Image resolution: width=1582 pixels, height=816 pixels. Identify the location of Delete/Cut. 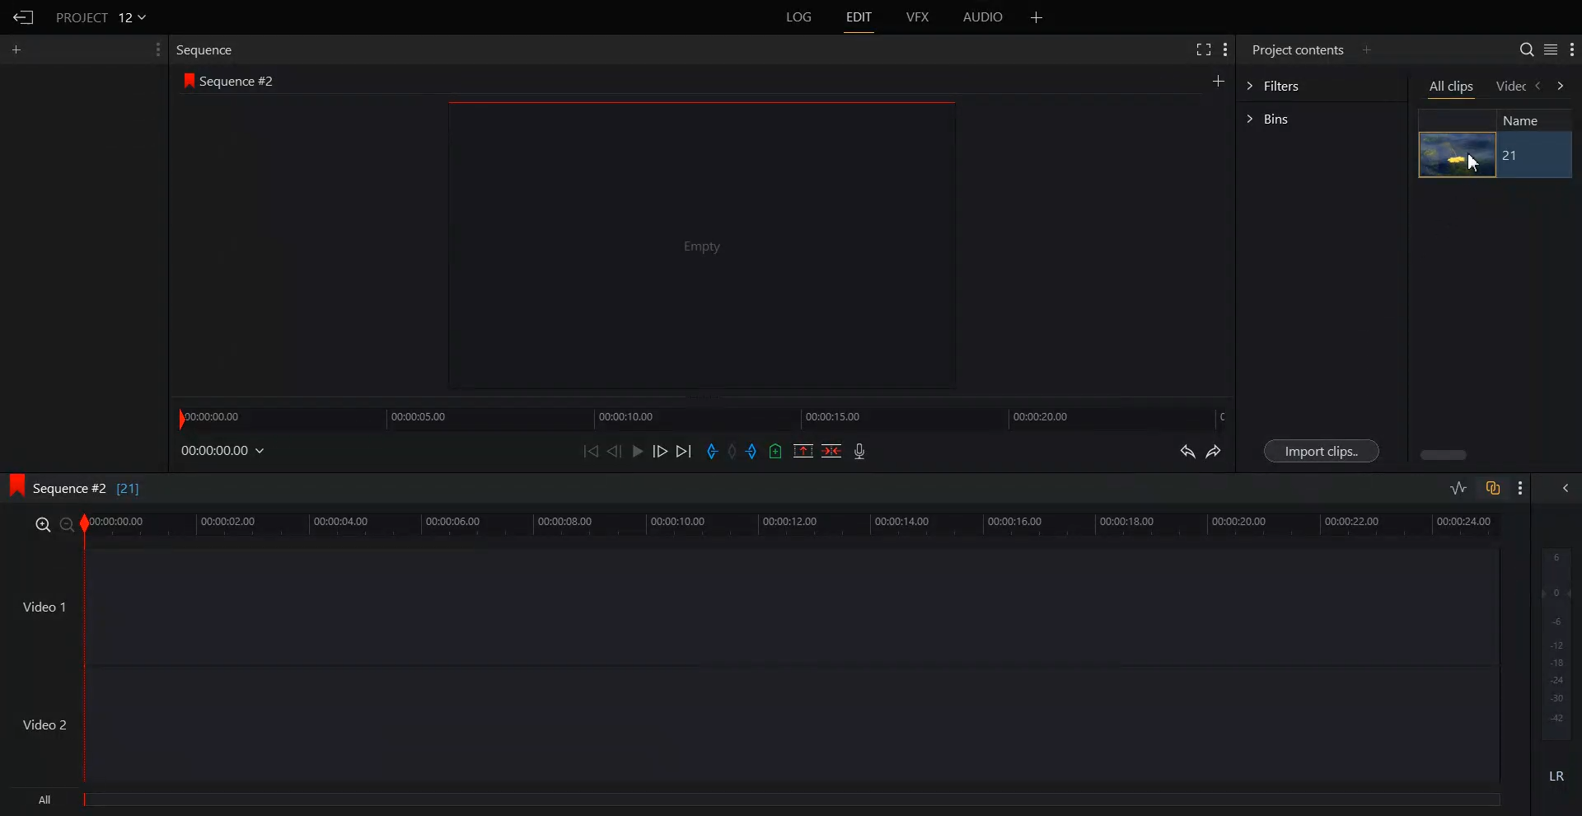
(832, 451).